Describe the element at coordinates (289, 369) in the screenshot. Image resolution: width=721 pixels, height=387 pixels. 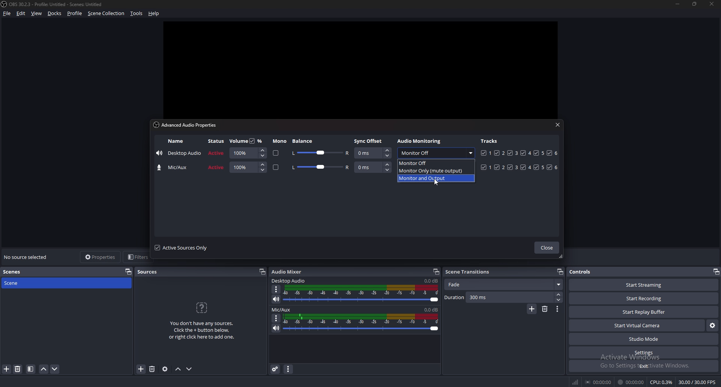
I see `audio mixer properties` at that location.